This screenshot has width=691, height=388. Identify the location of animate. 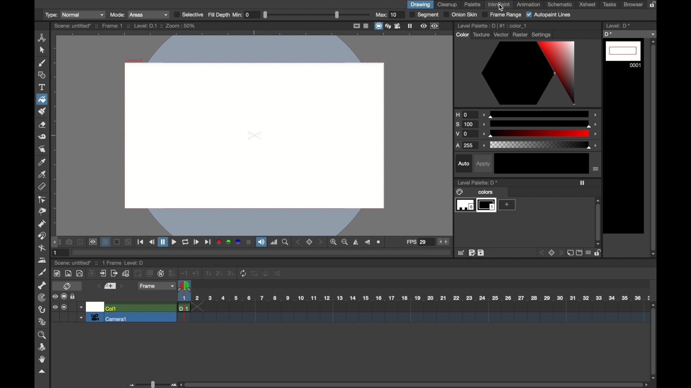
(266, 273).